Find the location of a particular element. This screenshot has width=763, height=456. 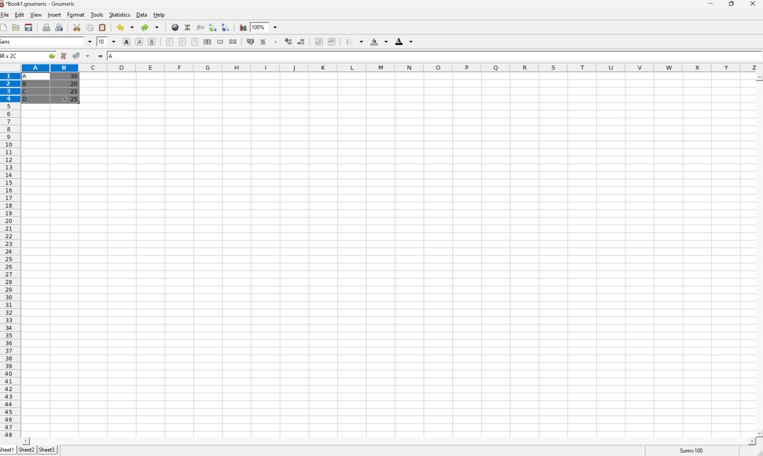

Drop Down is located at coordinates (89, 41).